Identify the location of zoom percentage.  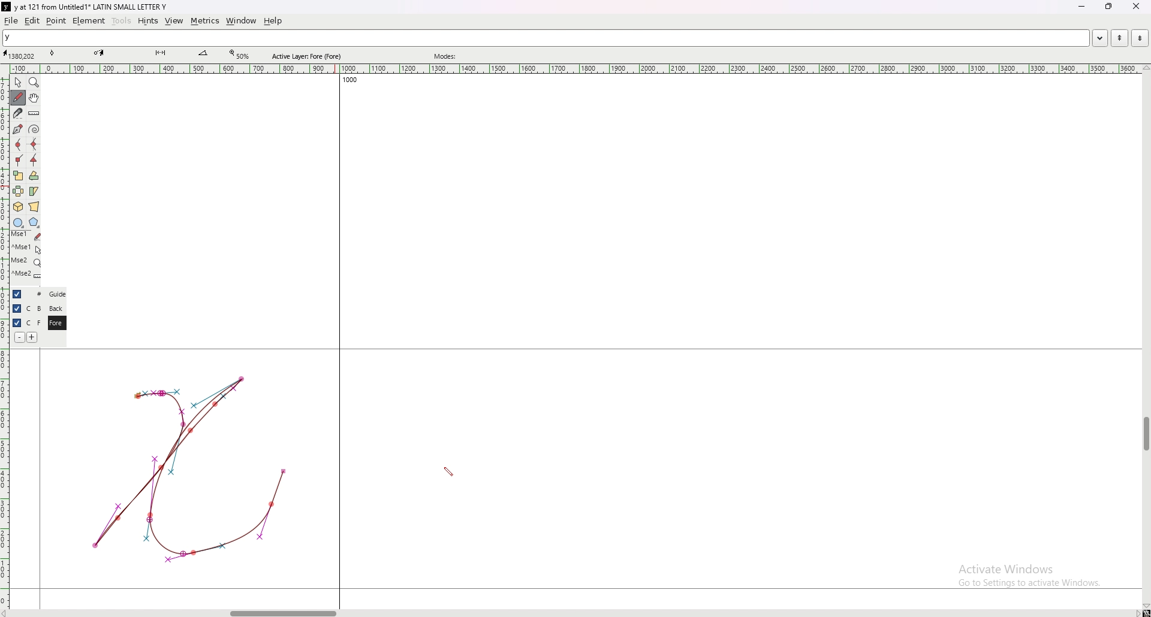
(241, 55).